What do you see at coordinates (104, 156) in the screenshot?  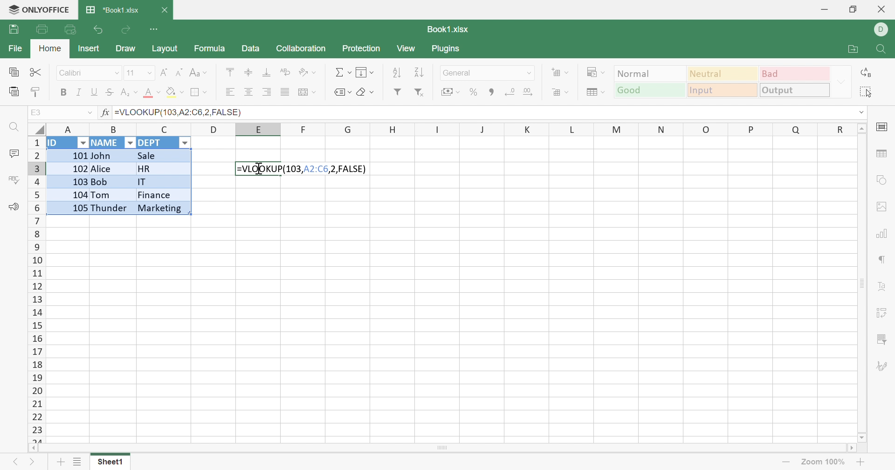 I see `John` at bounding box center [104, 156].